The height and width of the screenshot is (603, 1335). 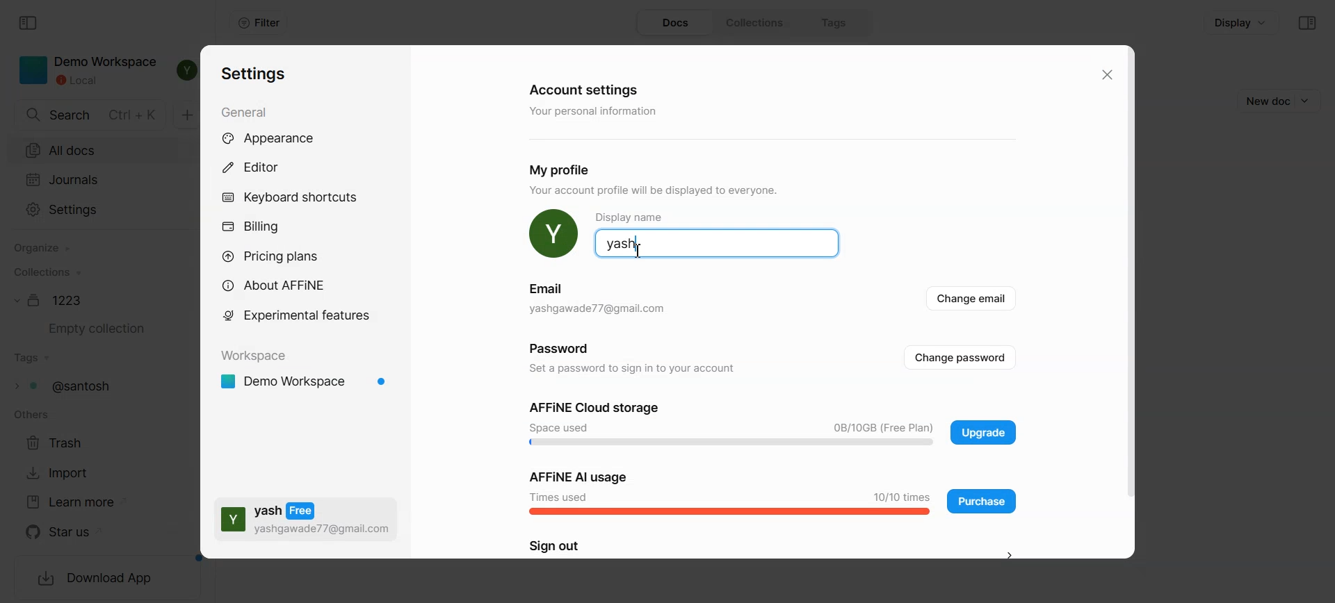 What do you see at coordinates (661, 192) in the screenshot?
I see `YOUr account proftie will be displayed 1o everyone.` at bounding box center [661, 192].